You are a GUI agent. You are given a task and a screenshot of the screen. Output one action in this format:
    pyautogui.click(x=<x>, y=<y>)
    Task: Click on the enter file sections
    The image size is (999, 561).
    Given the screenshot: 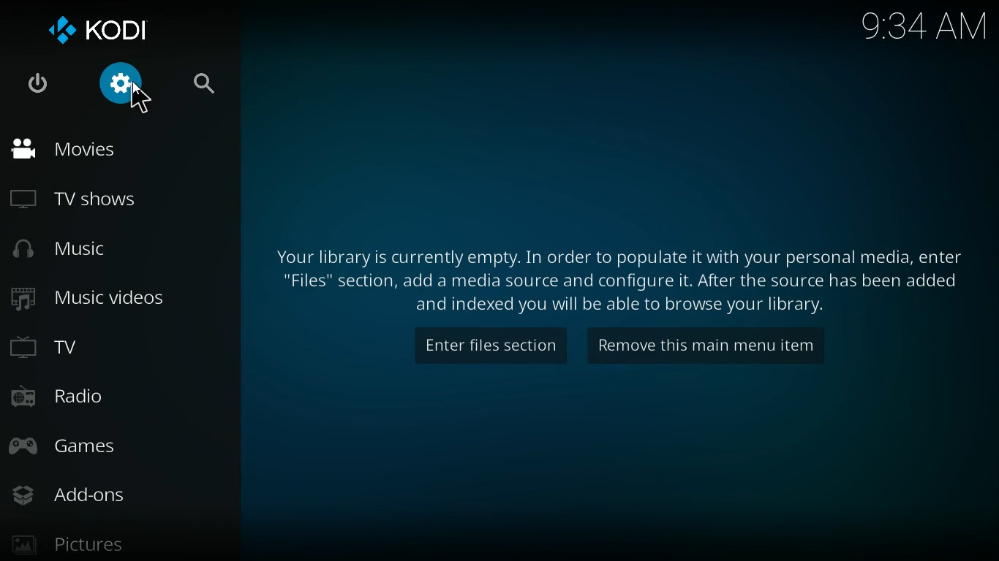 What is the action you would take?
    pyautogui.click(x=491, y=349)
    